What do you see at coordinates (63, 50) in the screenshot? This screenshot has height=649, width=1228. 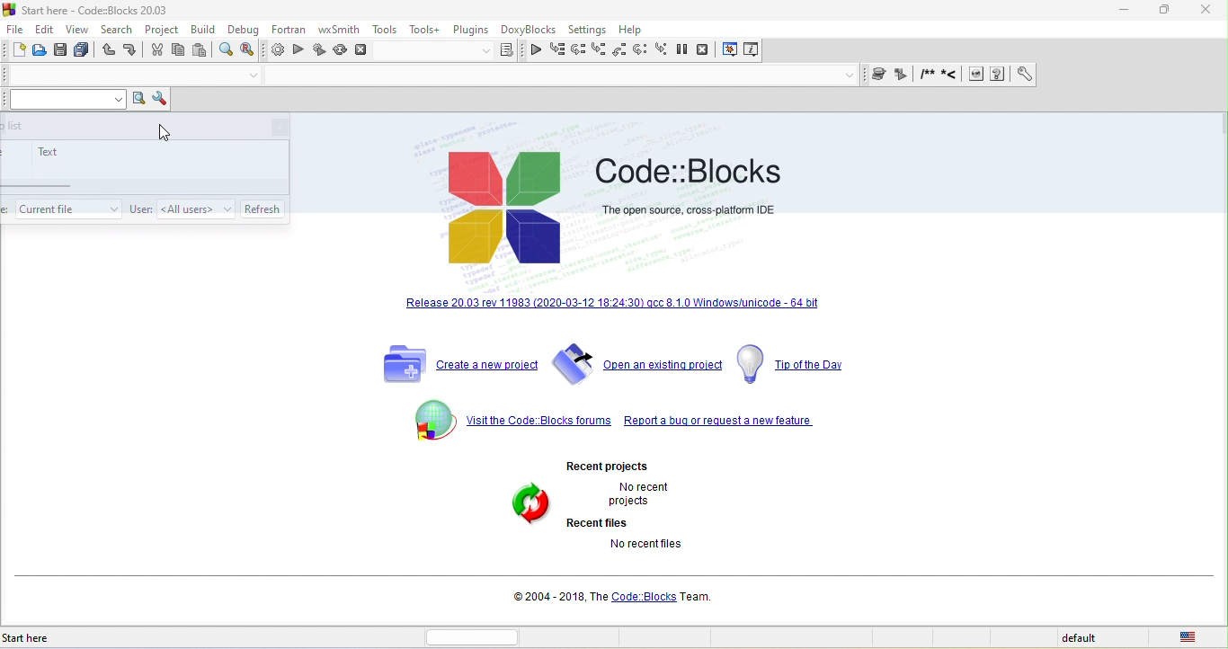 I see `save` at bounding box center [63, 50].